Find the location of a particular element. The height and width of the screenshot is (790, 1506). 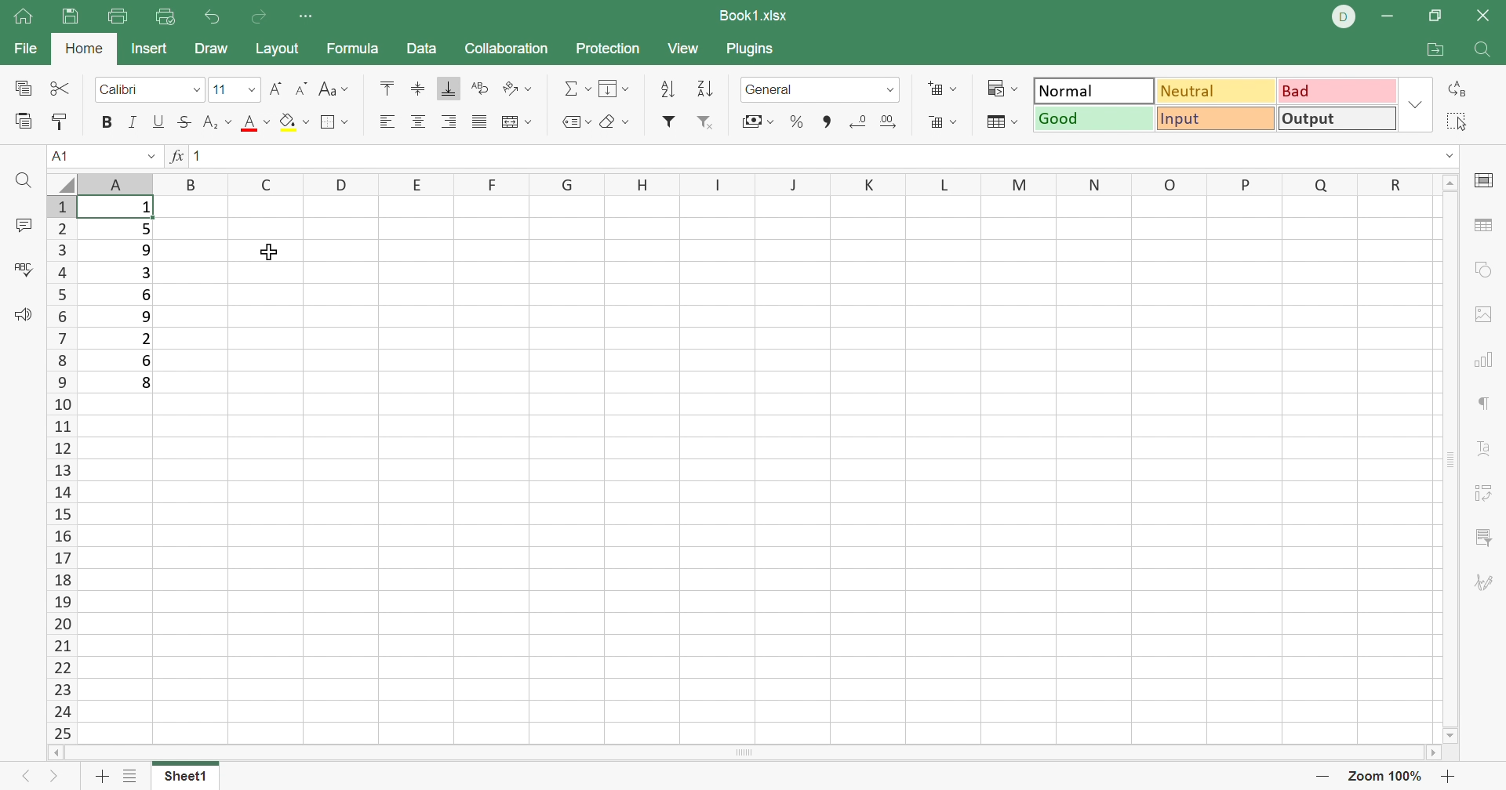

Find is located at coordinates (1488, 49).